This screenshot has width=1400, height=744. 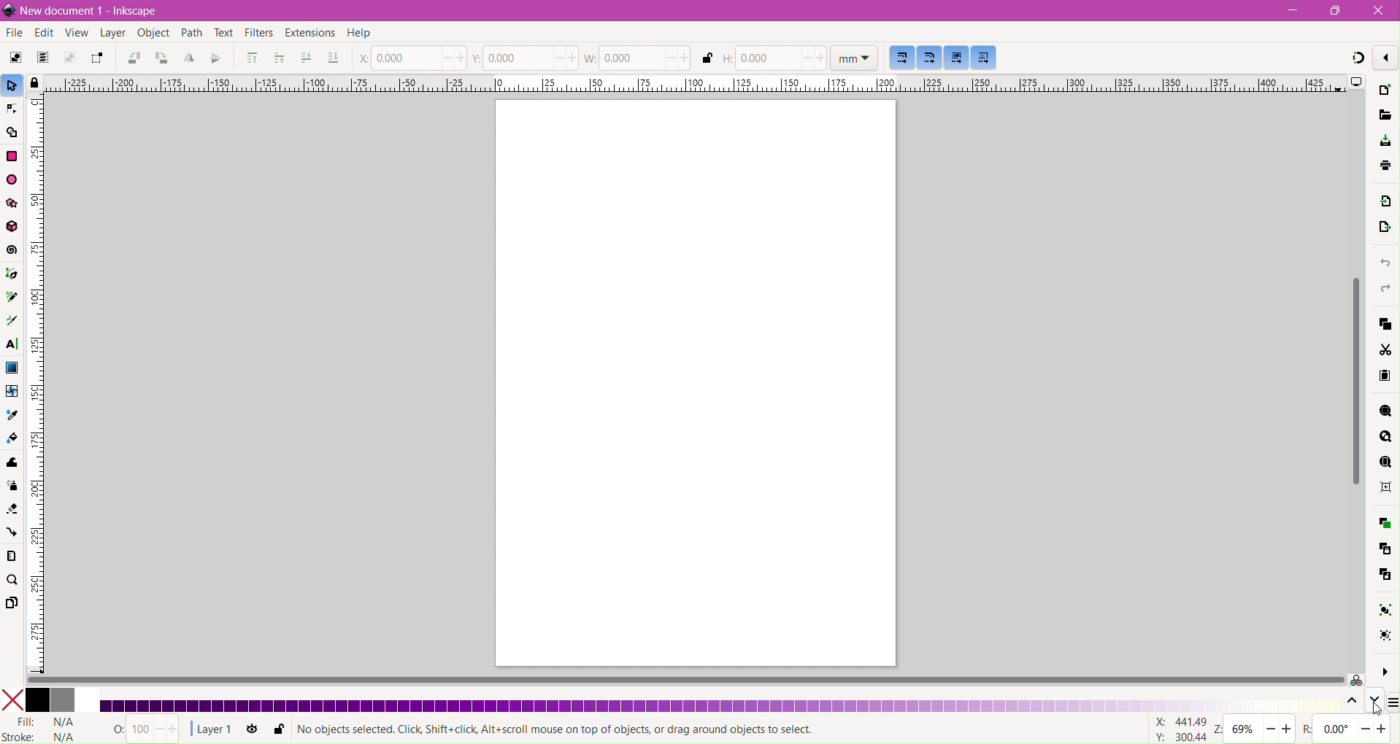 I want to click on Gradient Tool, so click(x=12, y=367).